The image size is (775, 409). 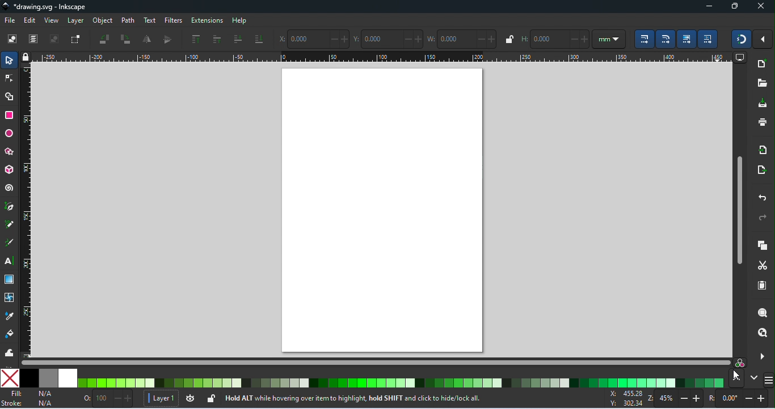 What do you see at coordinates (313, 38) in the screenshot?
I see `horizontal coordinates` at bounding box center [313, 38].